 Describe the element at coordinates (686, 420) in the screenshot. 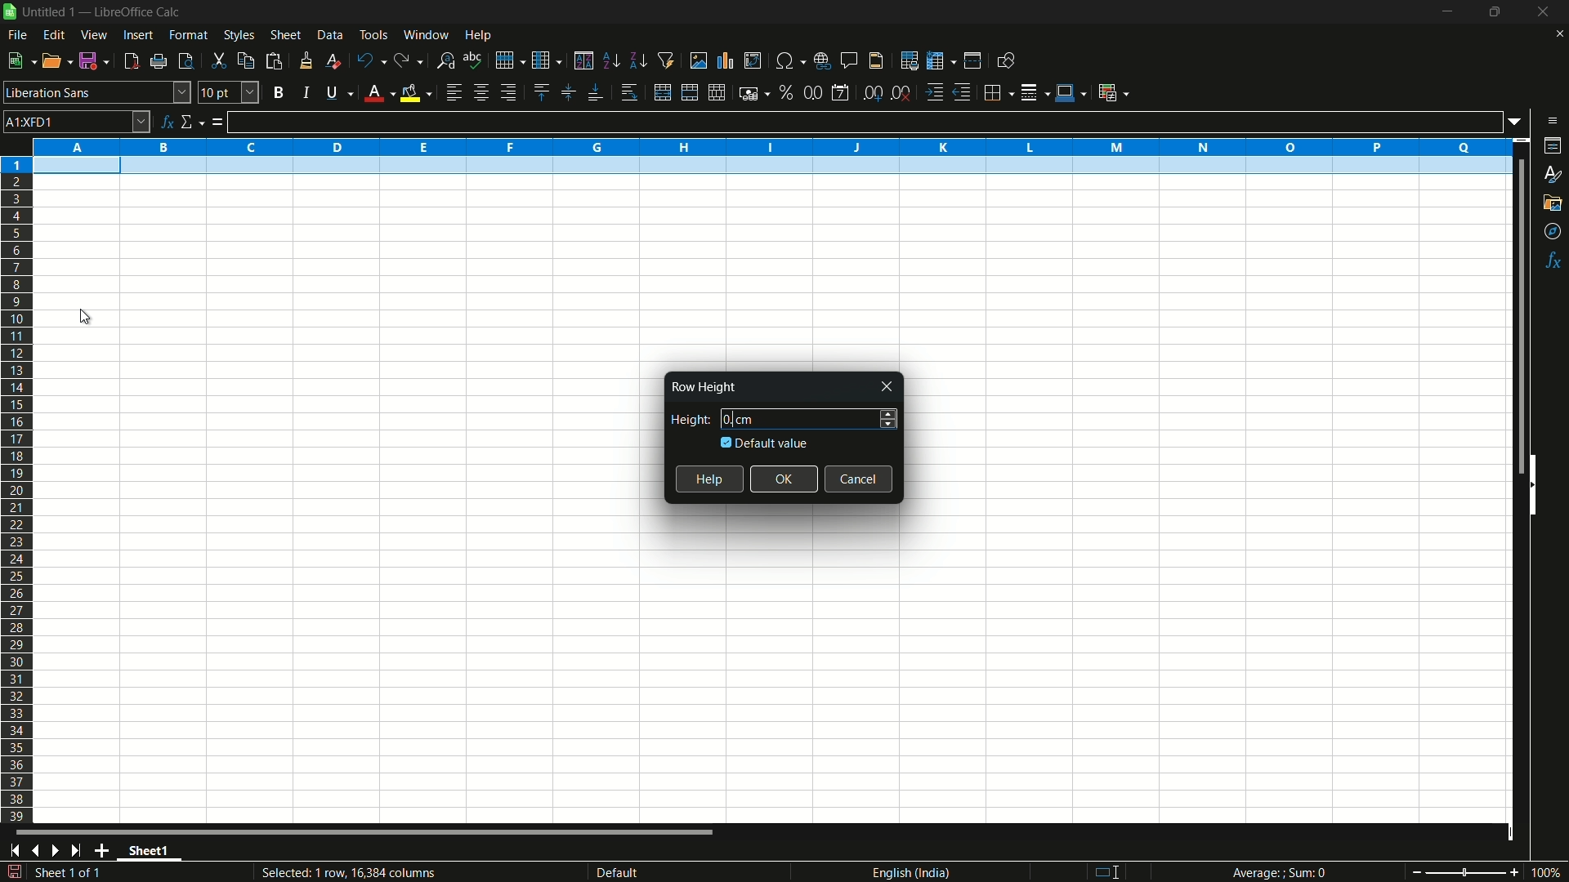

I see `height` at that location.